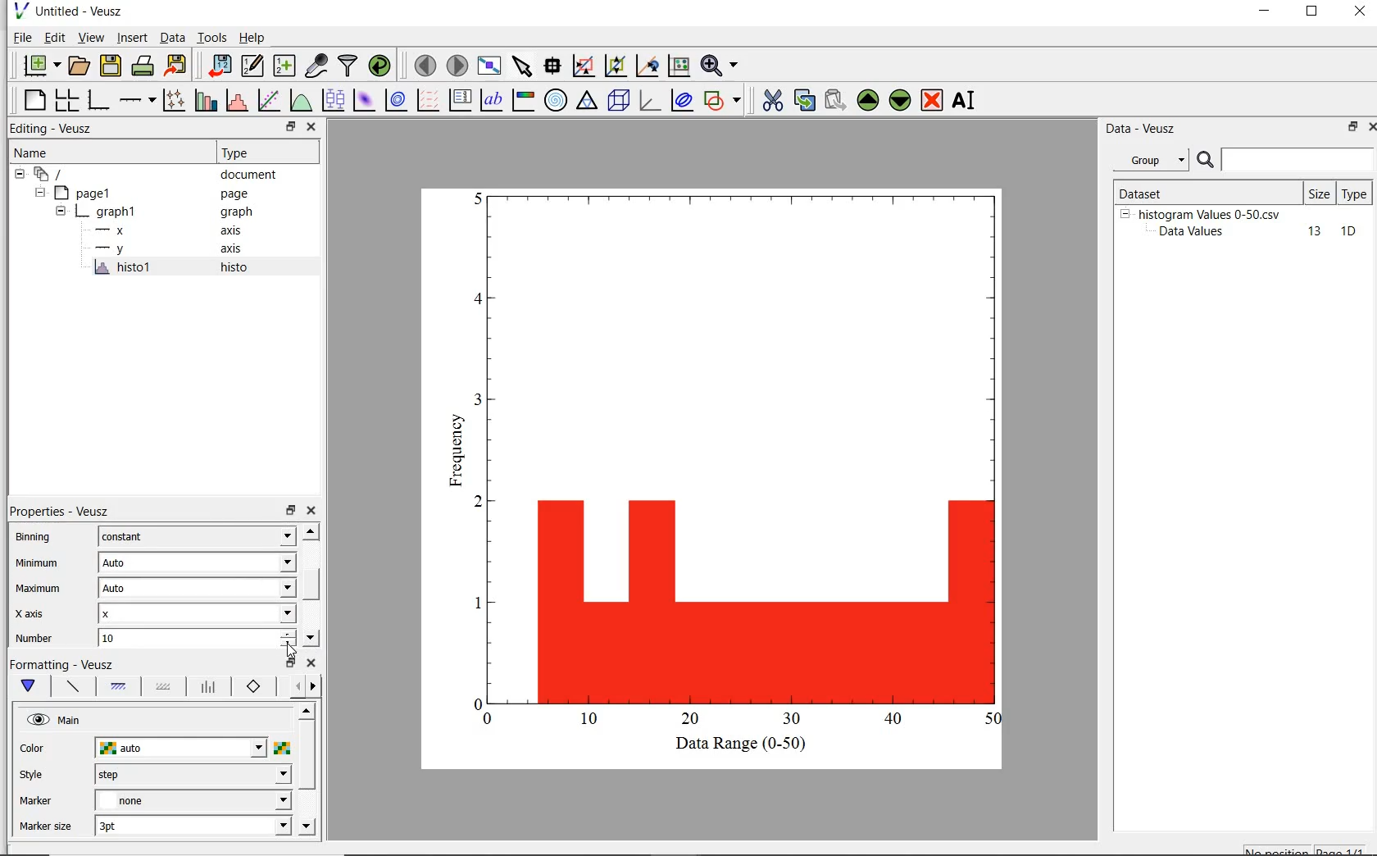 This screenshot has height=856, width=1377. Describe the element at coordinates (306, 710) in the screenshot. I see `move up` at that location.